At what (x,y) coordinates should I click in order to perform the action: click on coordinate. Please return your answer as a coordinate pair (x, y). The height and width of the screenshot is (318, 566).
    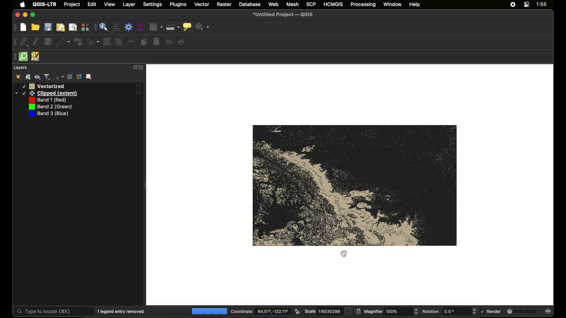
    Looking at the image, I should click on (260, 312).